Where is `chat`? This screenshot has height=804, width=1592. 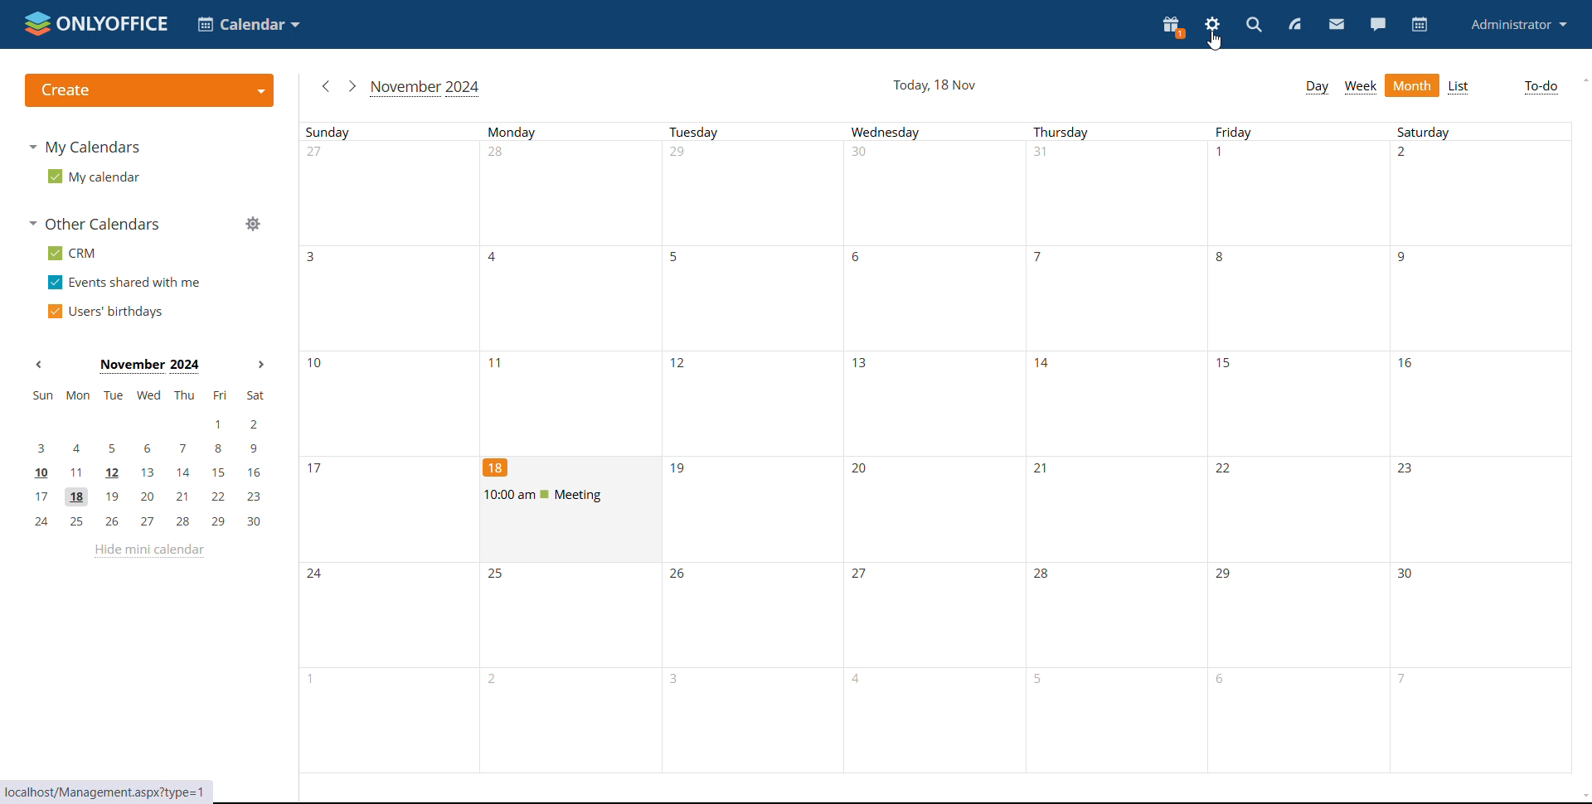
chat is located at coordinates (1377, 24).